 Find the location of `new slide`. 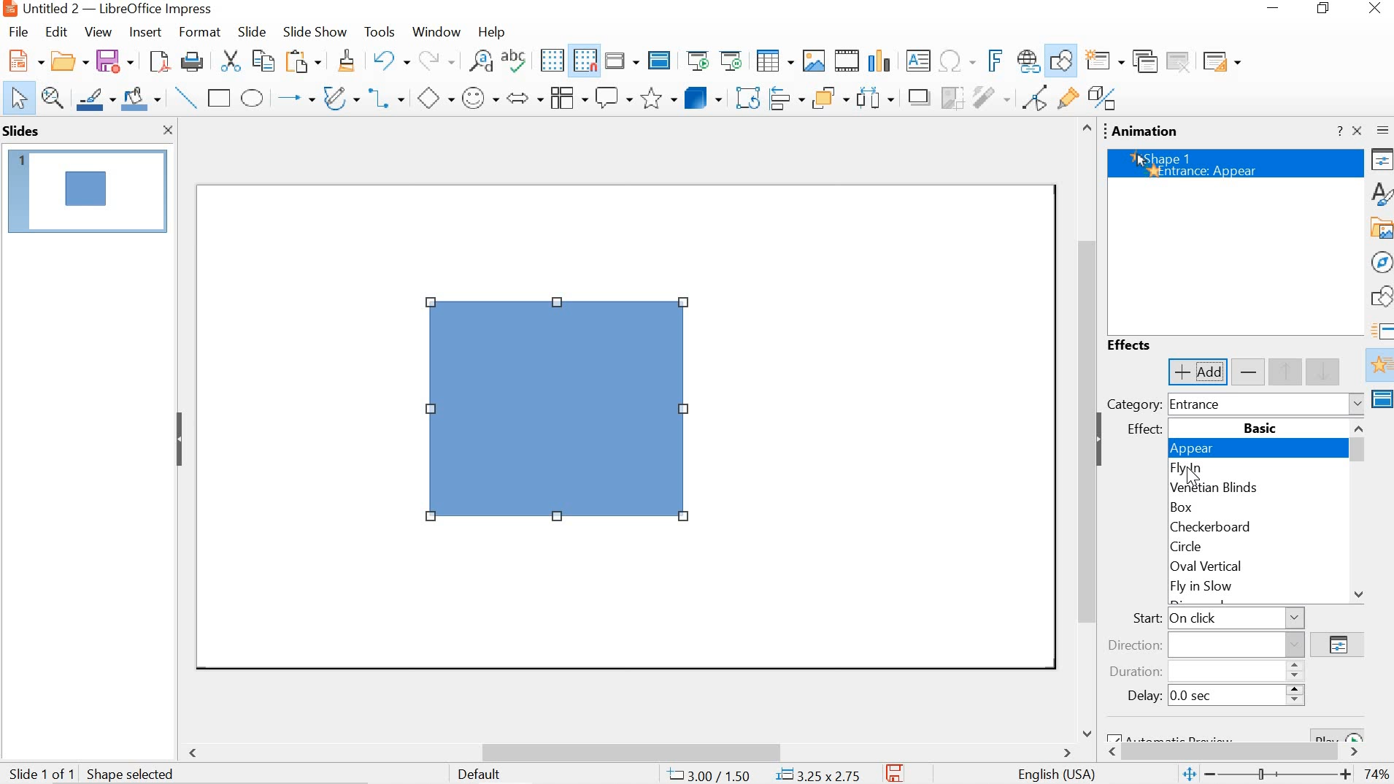

new slide is located at coordinates (1101, 61).